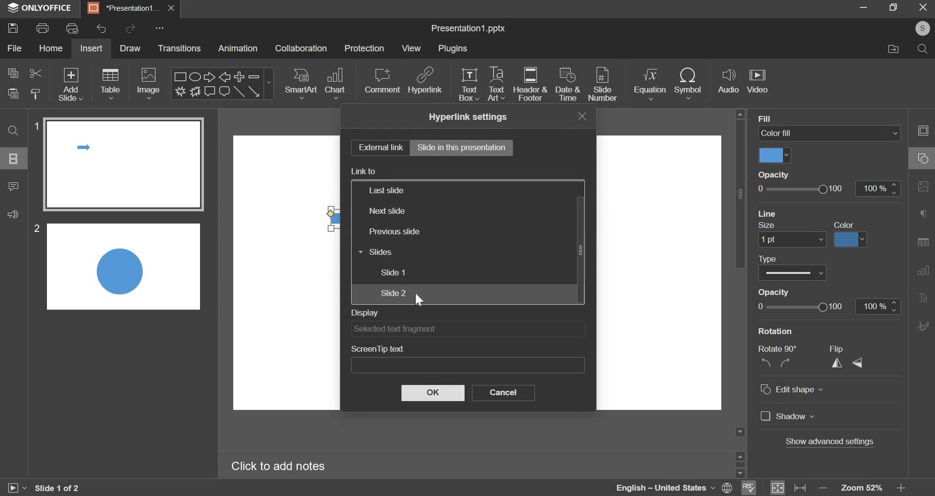 The image size is (935, 496). Describe the element at coordinates (335, 84) in the screenshot. I see `chart` at that location.